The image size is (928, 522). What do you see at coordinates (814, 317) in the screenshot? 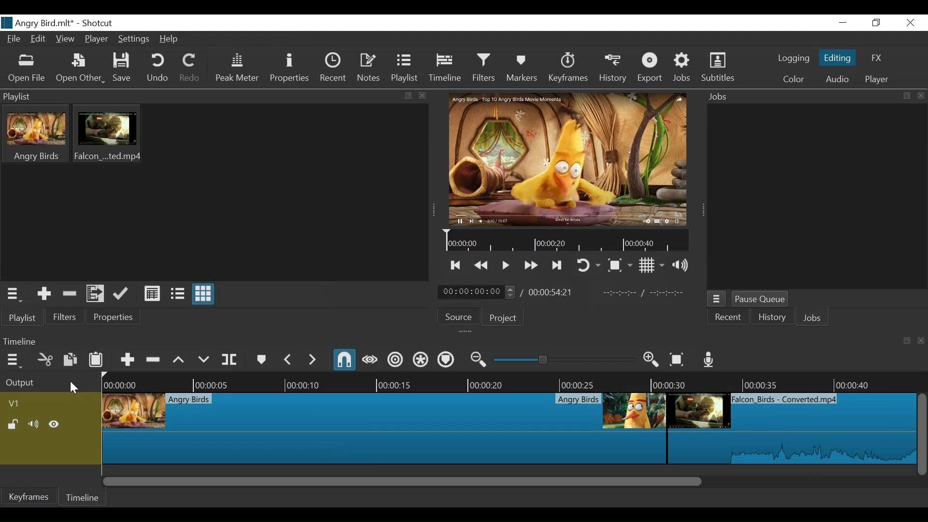
I see `Jobs` at bounding box center [814, 317].